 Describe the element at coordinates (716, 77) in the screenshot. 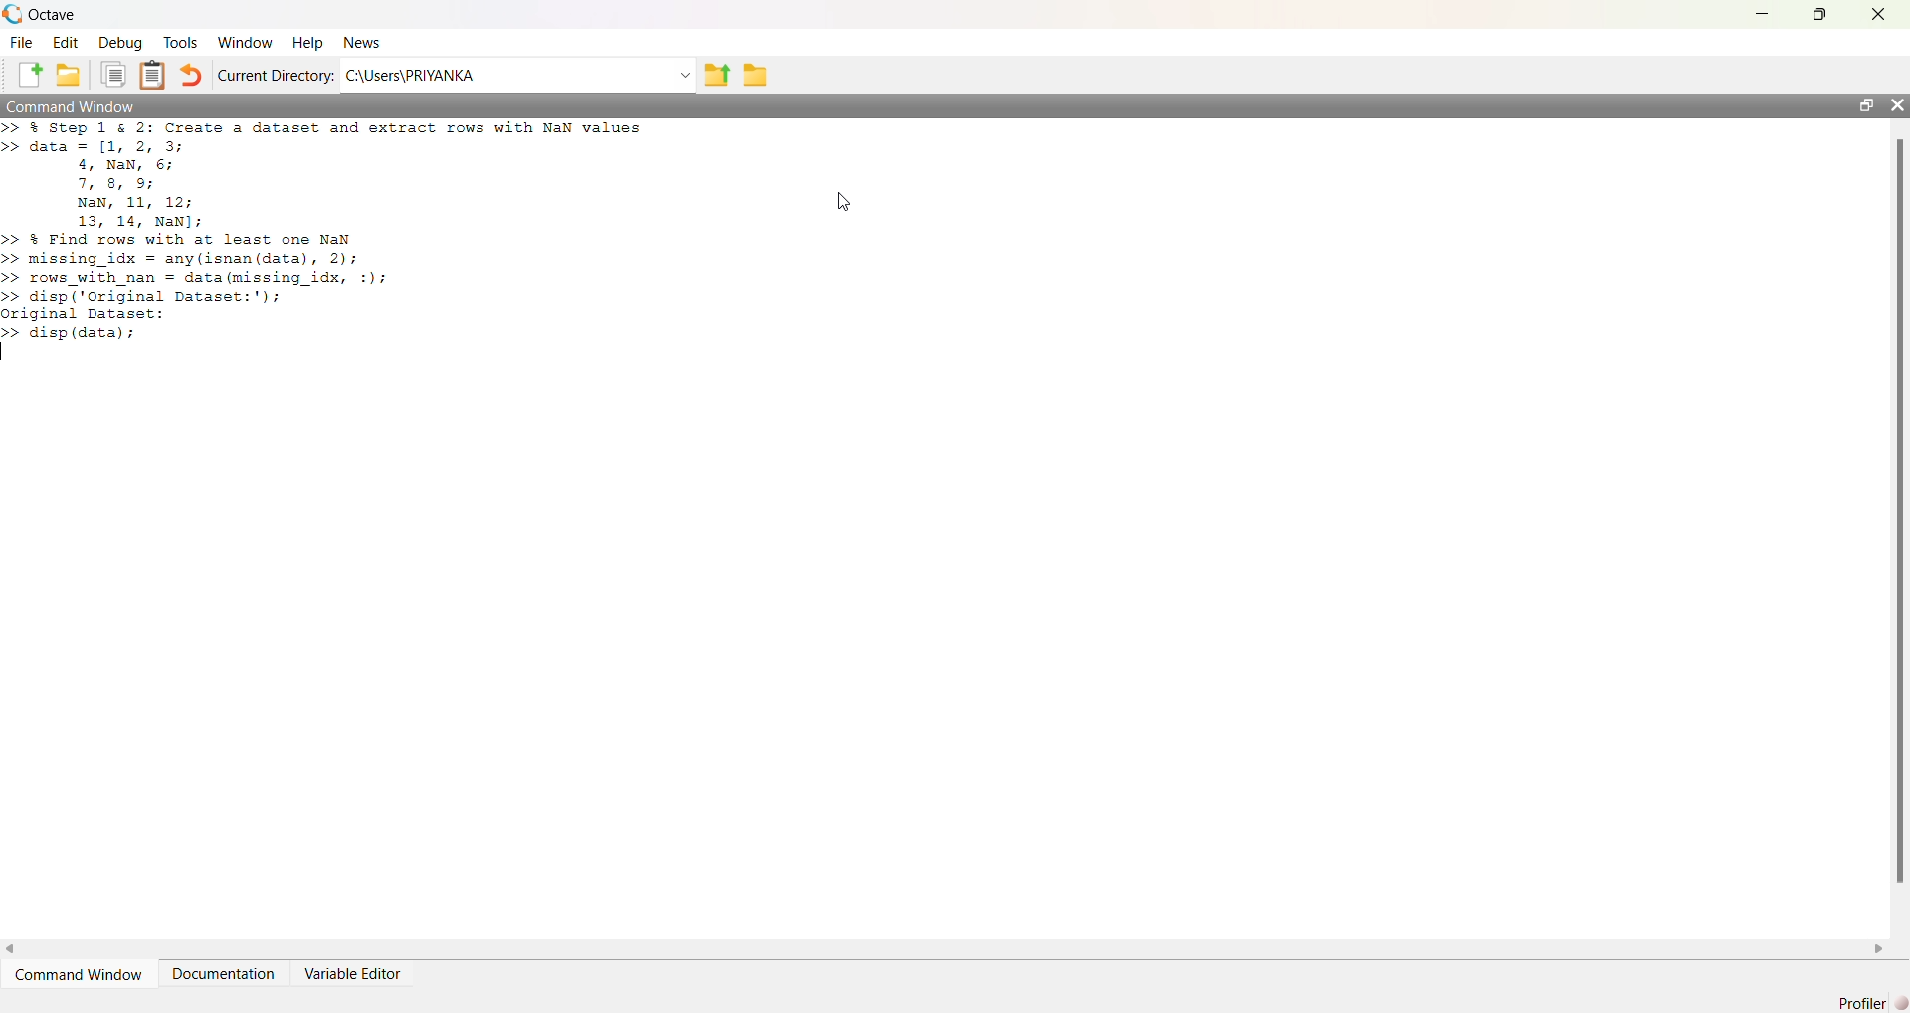

I see `previous folder` at that location.